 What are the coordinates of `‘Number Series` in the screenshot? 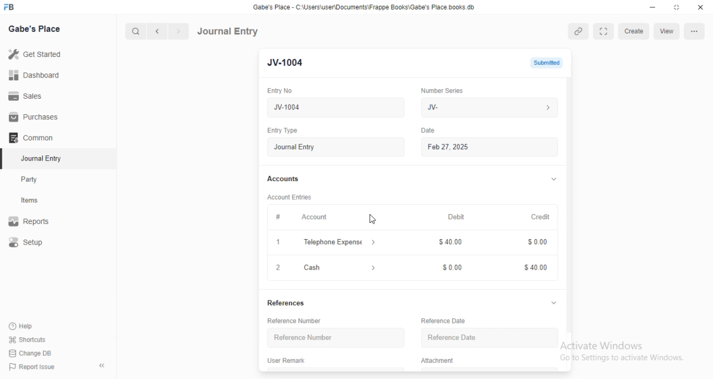 It's located at (442, 90).